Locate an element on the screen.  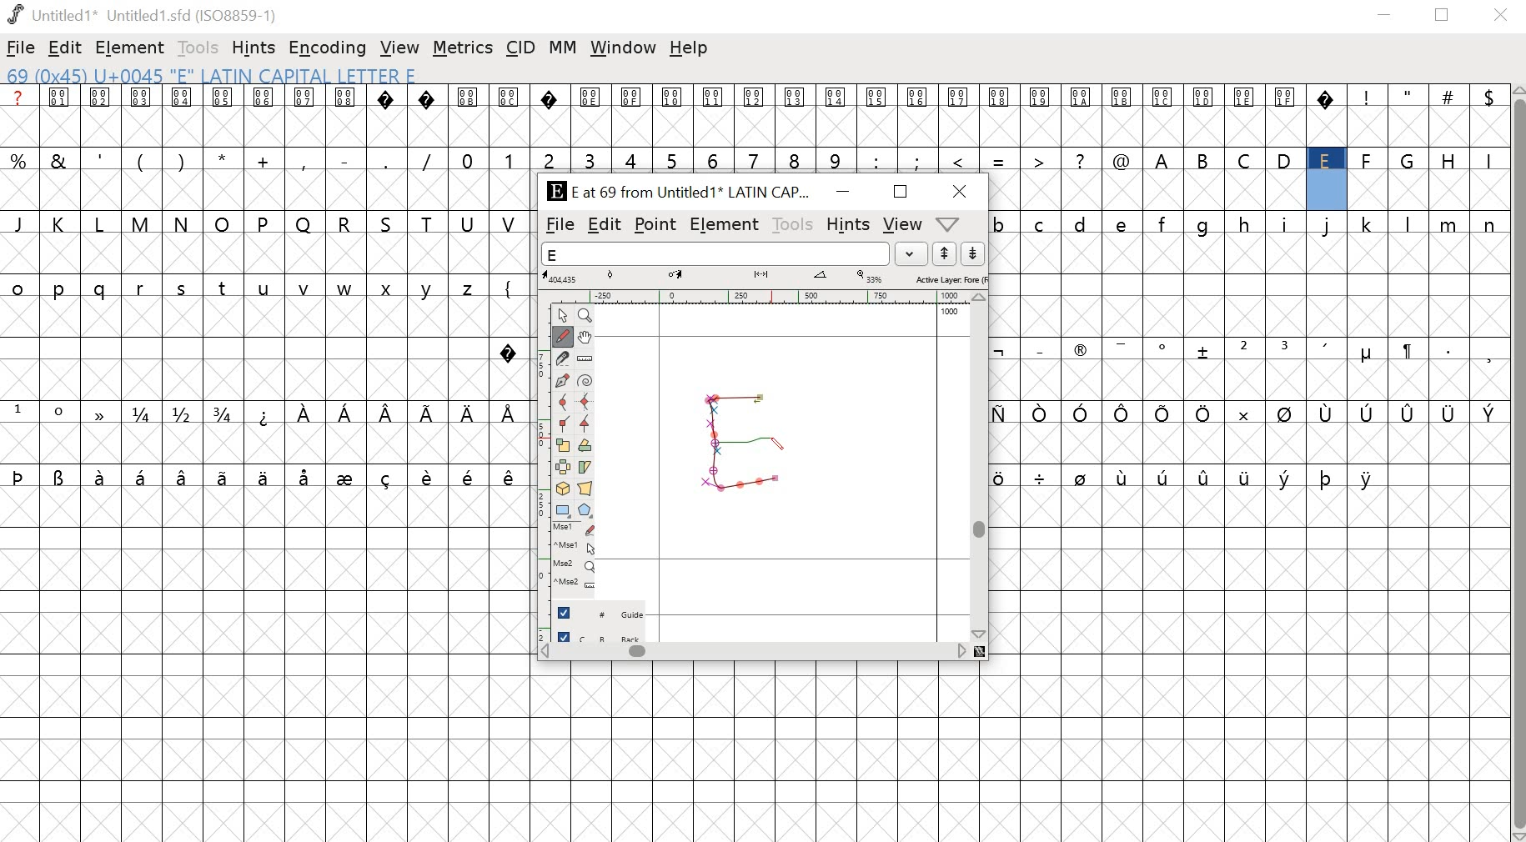
tools is located at coordinates (791, 223).